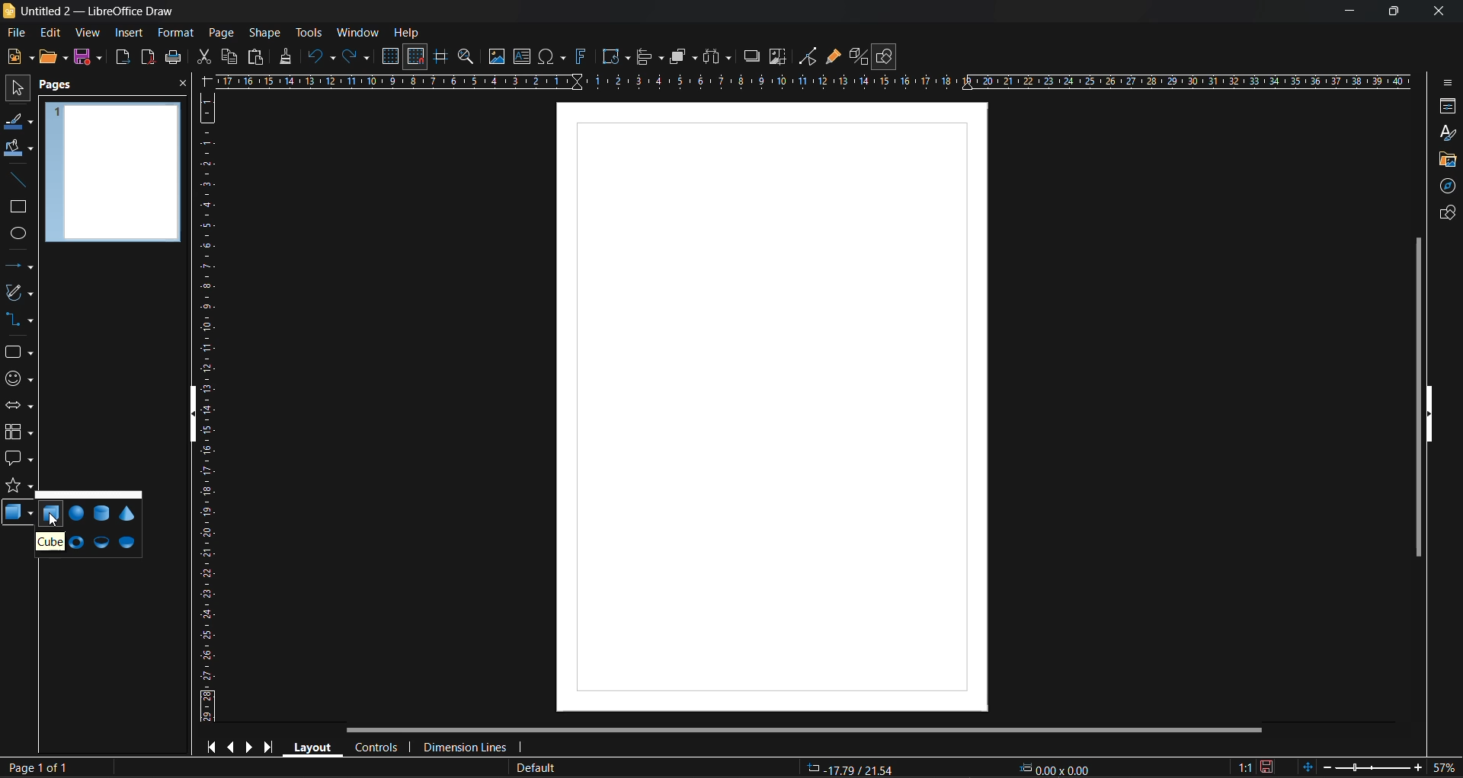 The image size is (1463, 778). Describe the element at coordinates (21, 58) in the screenshot. I see `new` at that location.